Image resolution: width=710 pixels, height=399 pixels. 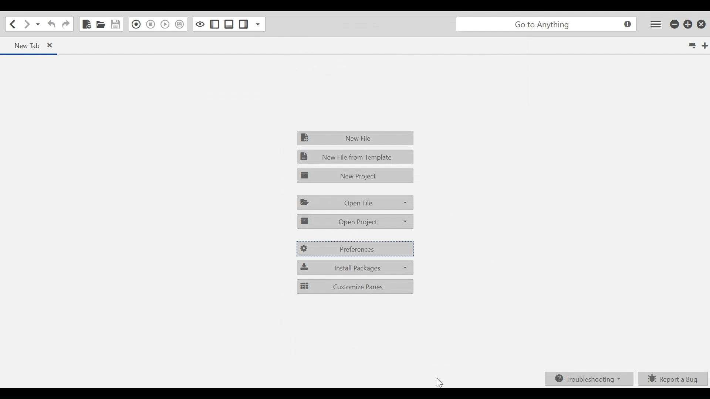 I want to click on Open Project, so click(x=354, y=222).